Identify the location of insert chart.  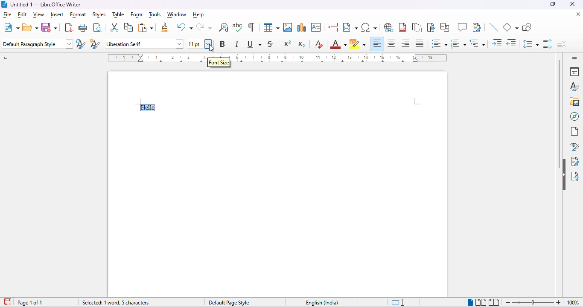
(302, 27).